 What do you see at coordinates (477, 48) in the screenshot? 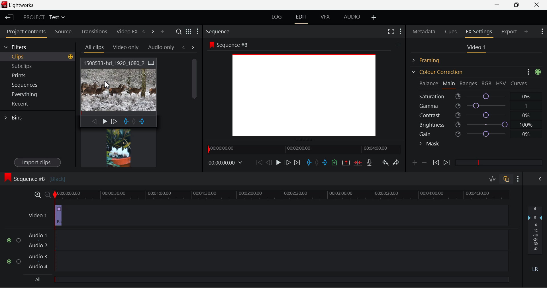
I see `Video 1 Settings` at bounding box center [477, 48].